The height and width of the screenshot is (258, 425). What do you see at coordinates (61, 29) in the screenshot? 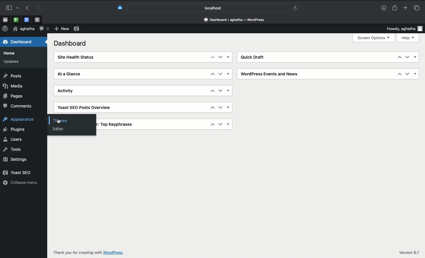
I see `New` at bounding box center [61, 29].